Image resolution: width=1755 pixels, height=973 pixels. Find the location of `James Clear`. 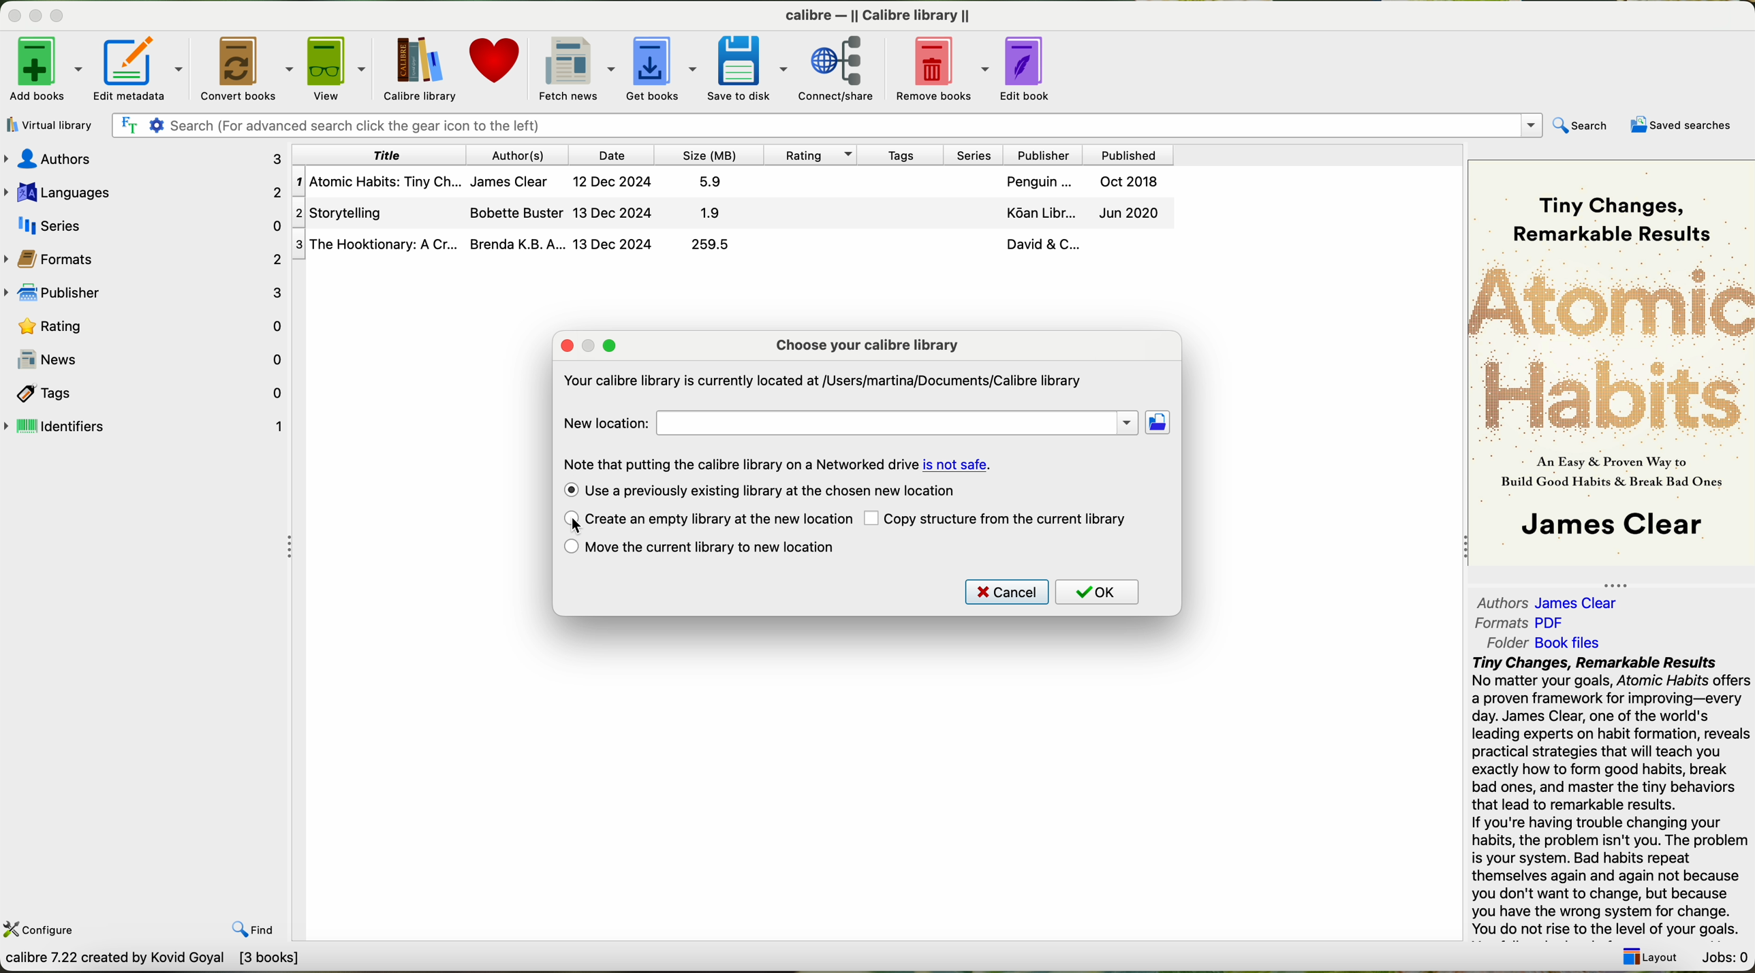

James Clear is located at coordinates (1610, 527).